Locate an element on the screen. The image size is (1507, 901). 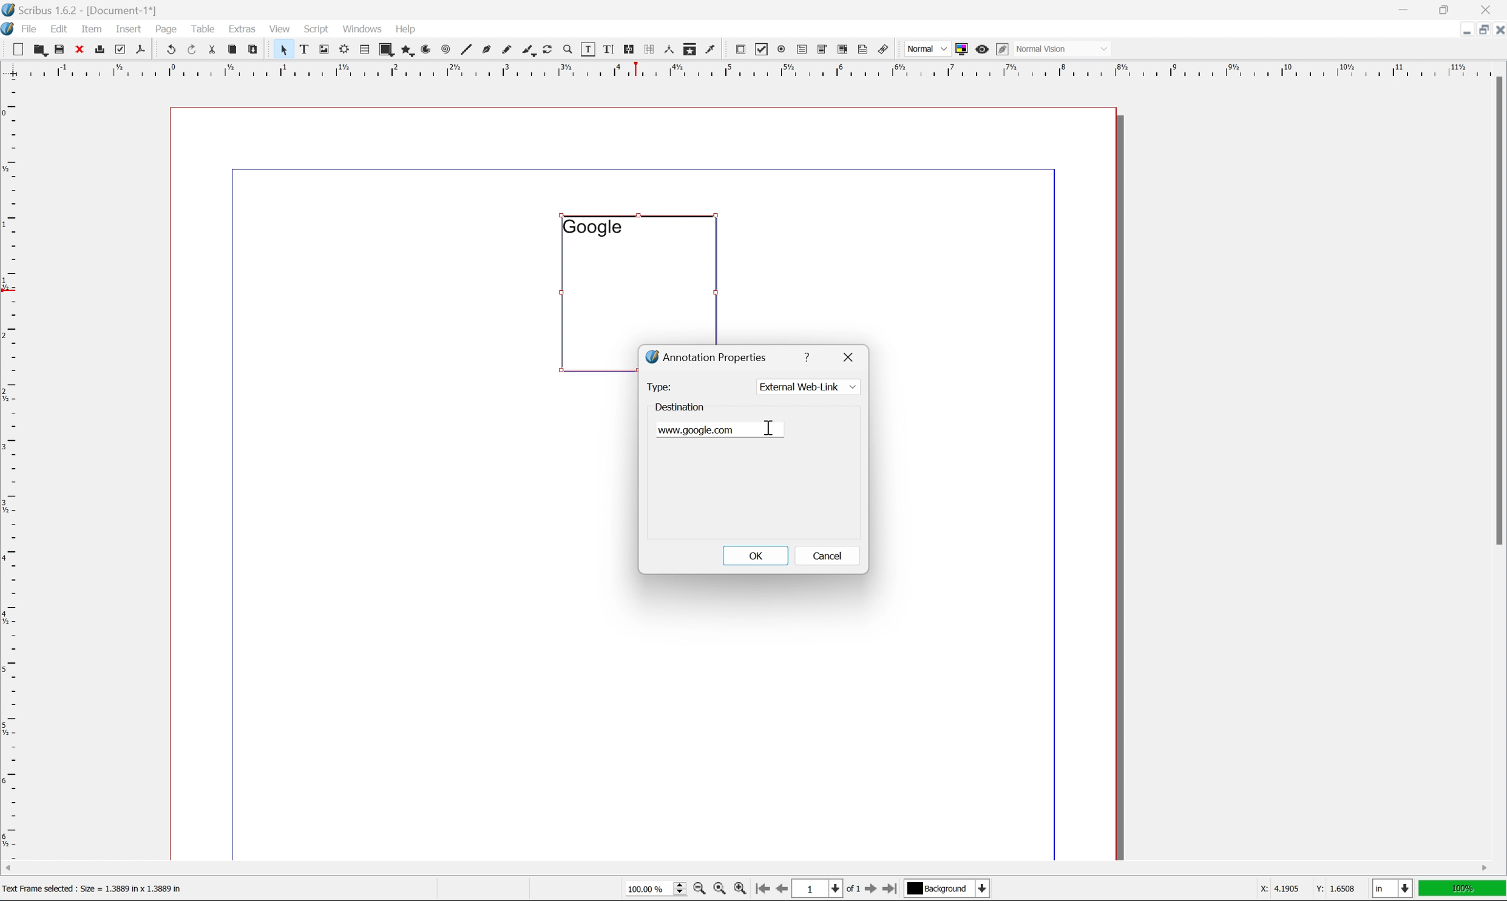
eye dropper is located at coordinates (711, 49).